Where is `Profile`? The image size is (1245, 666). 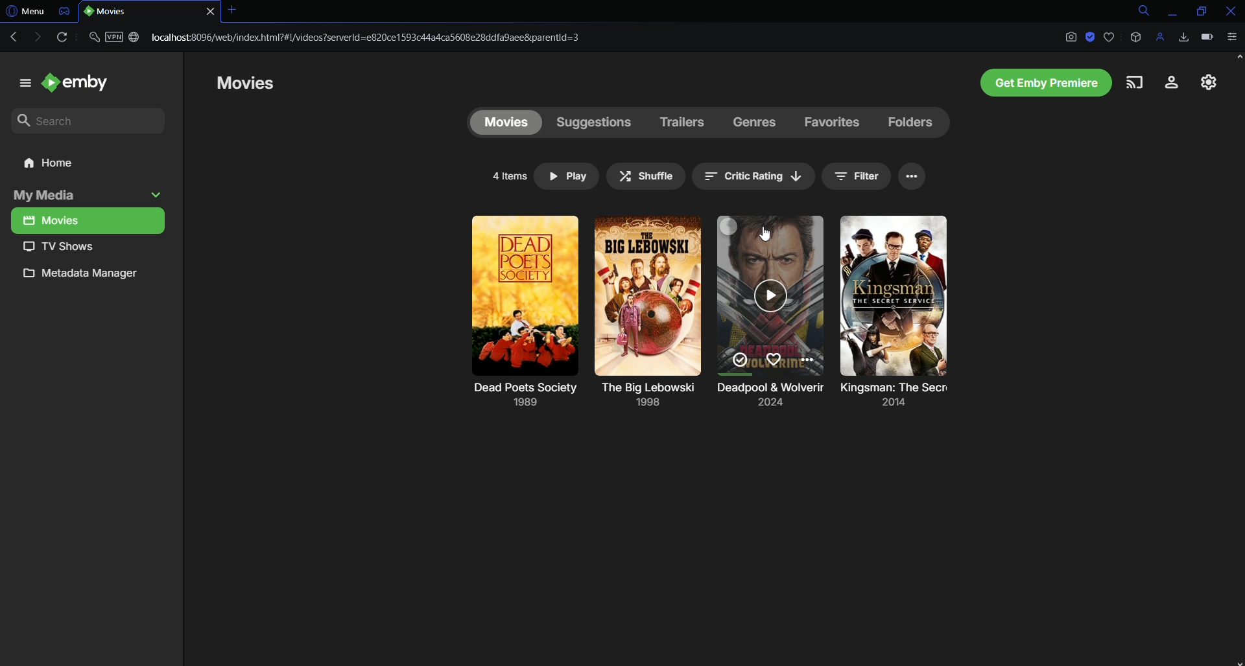 Profile is located at coordinates (1161, 38).